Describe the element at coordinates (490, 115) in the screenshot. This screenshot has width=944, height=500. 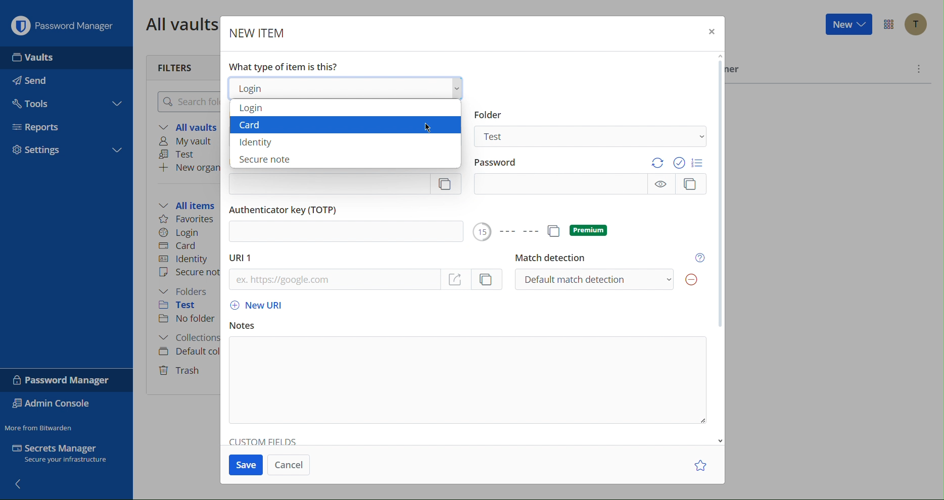
I see `` at that location.